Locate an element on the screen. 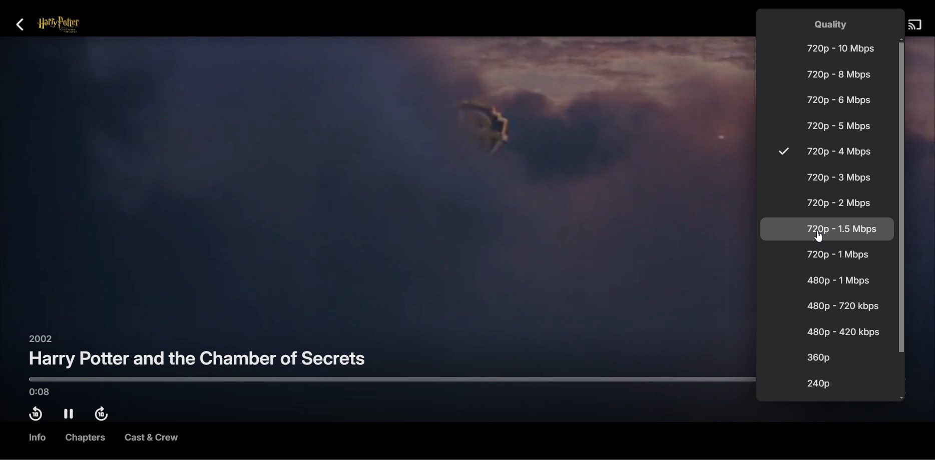 The height and width of the screenshot is (460, 935). 720p -4 Mbps is located at coordinates (838, 152).